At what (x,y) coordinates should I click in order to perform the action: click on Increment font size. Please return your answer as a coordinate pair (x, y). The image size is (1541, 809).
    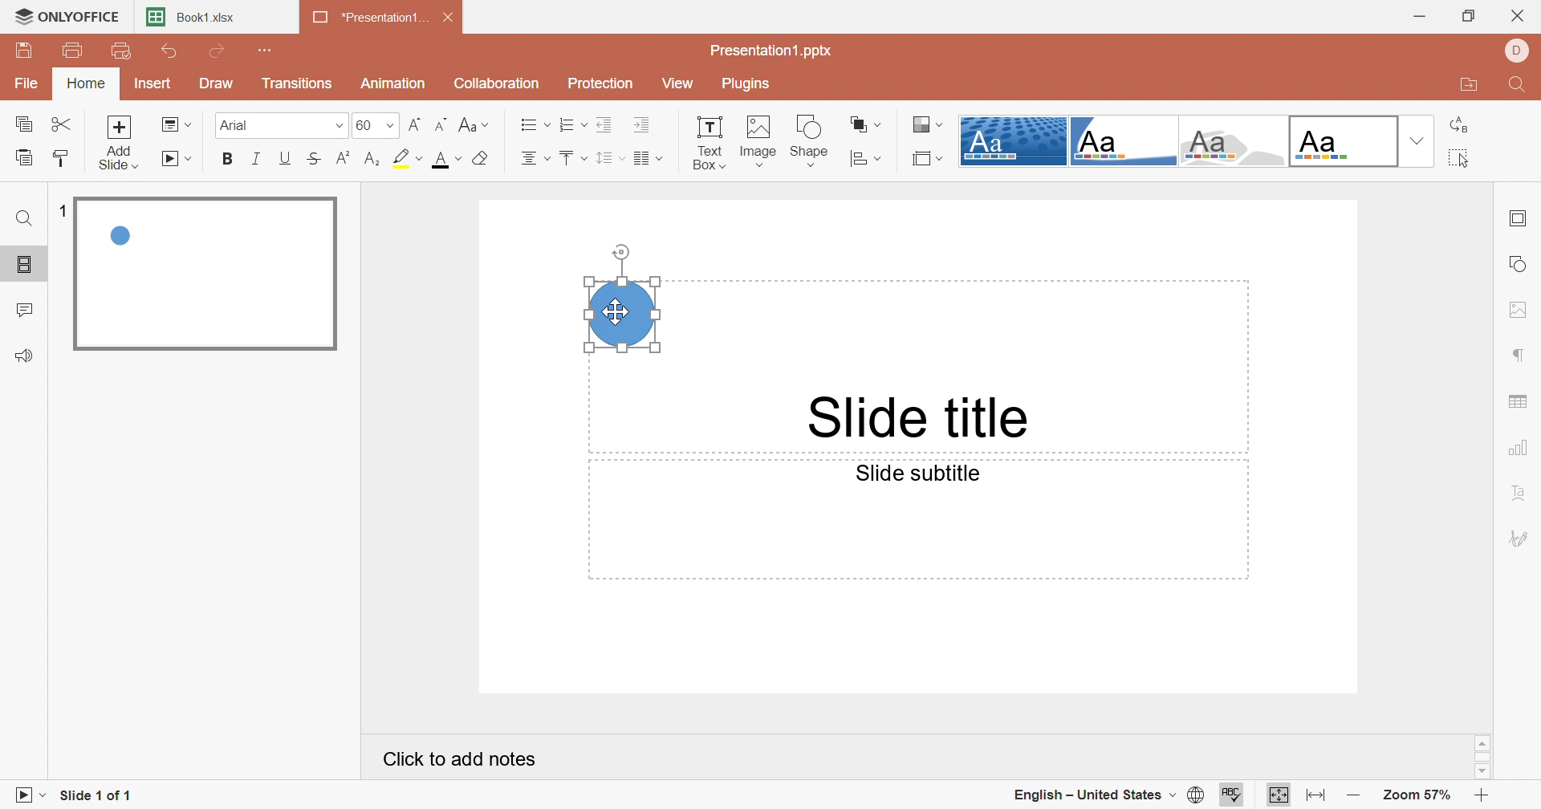
    Looking at the image, I should click on (415, 123).